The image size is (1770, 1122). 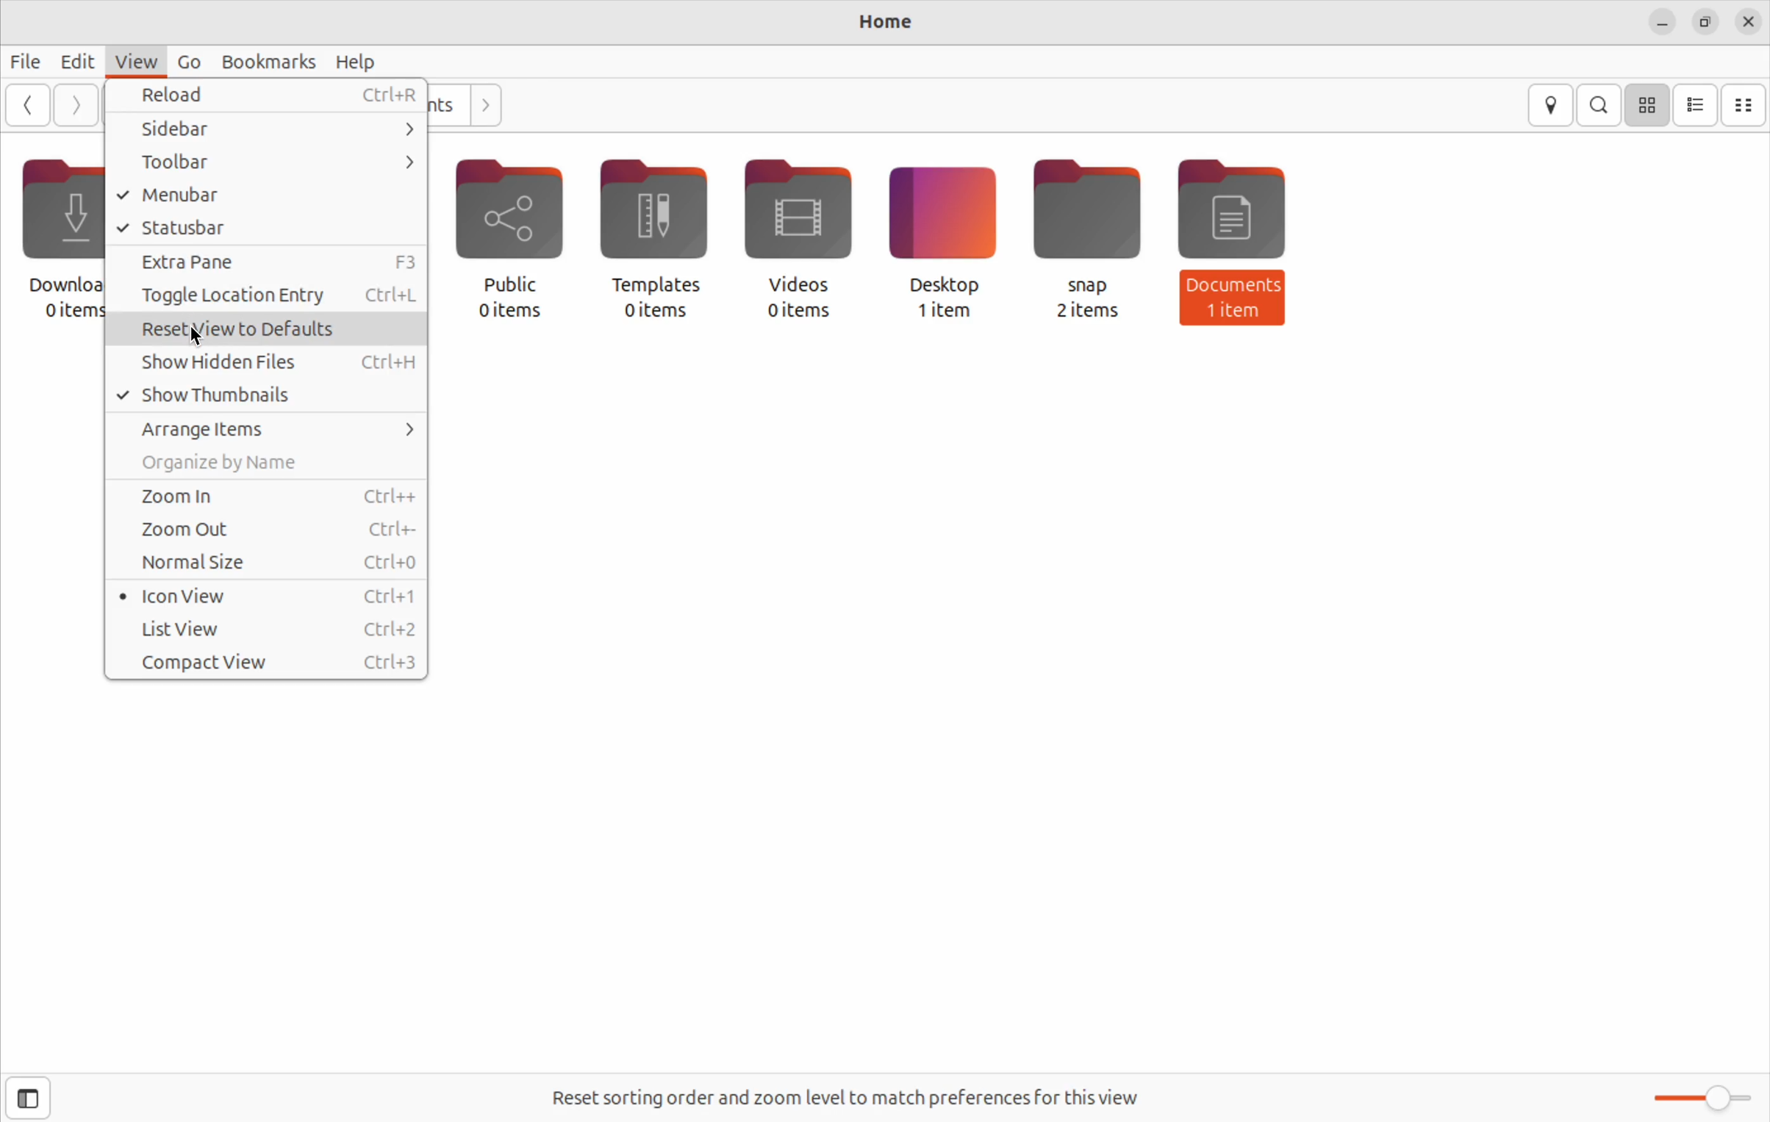 What do you see at coordinates (1702, 1098) in the screenshot?
I see `Zoom` at bounding box center [1702, 1098].